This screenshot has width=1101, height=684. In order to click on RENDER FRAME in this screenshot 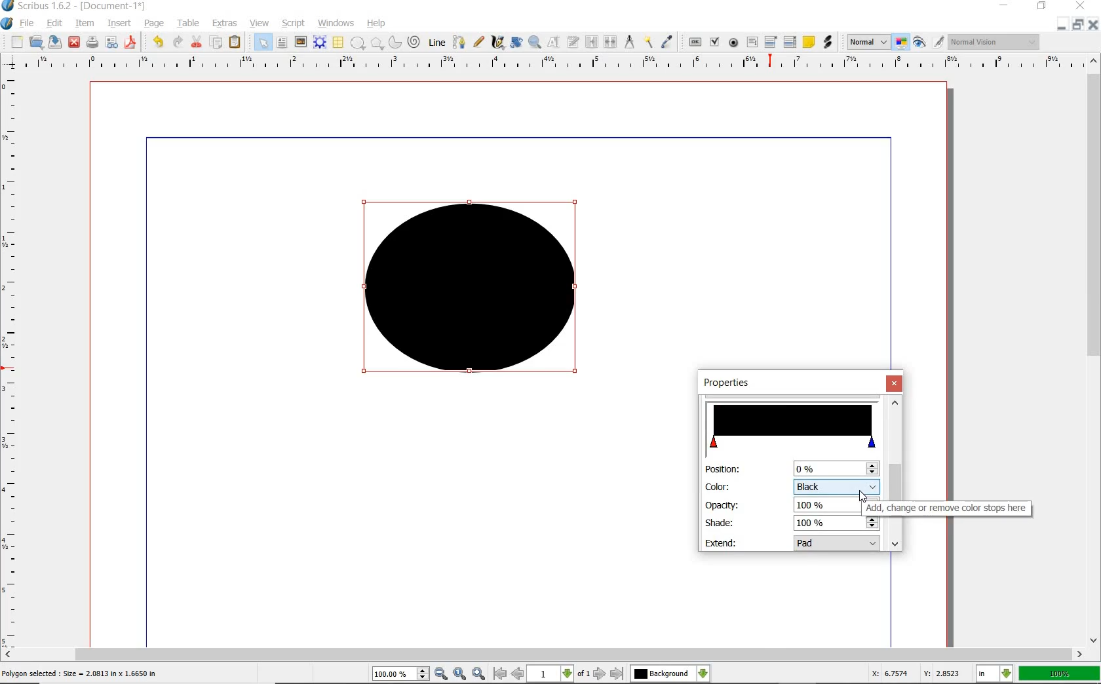, I will do `click(319, 42)`.